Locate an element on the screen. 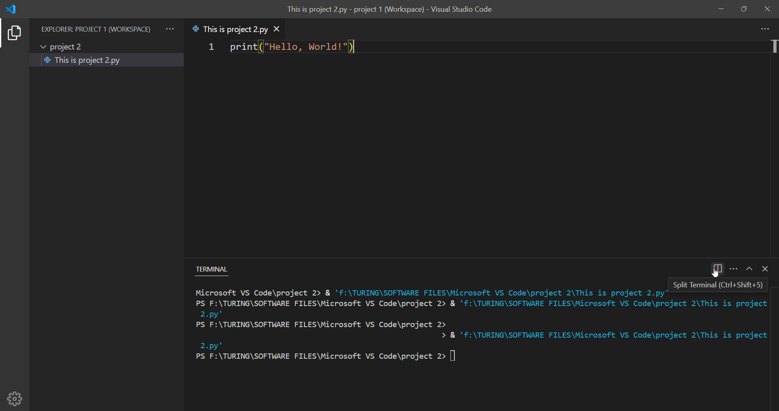 The height and width of the screenshot is (411, 779). Split Terminal (Ctrl+Shift+5) is located at coordinates (718, 282).